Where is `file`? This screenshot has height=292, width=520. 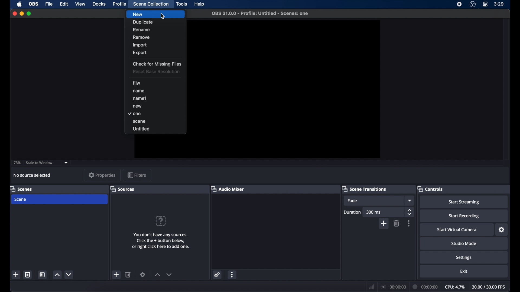
file is located at coordinates (49, 4).